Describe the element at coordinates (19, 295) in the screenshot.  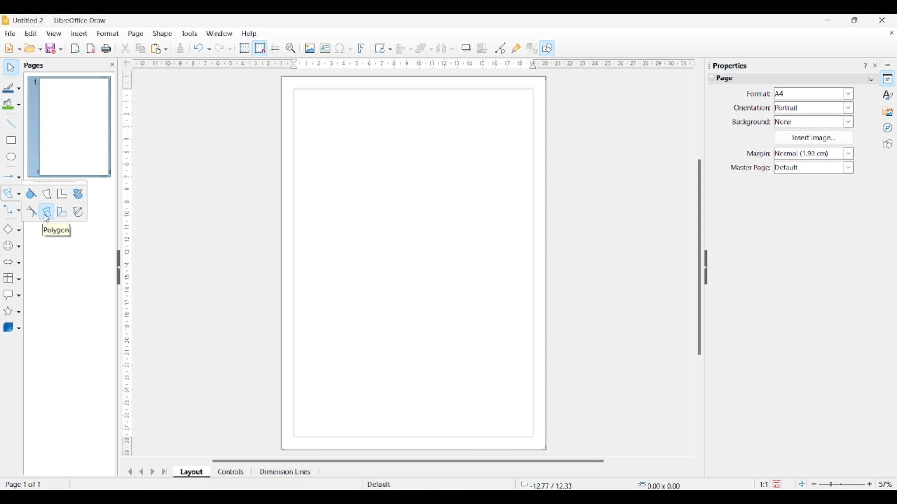
I see `Callout shape options` at that location.